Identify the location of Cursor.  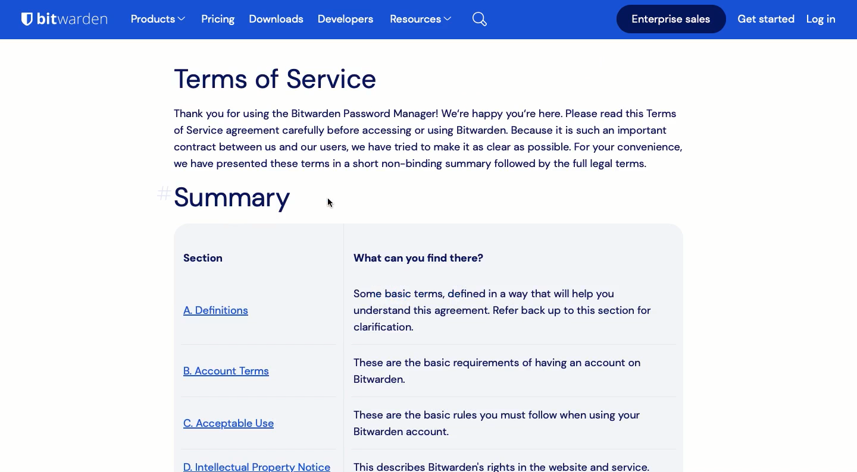
(334, 204).